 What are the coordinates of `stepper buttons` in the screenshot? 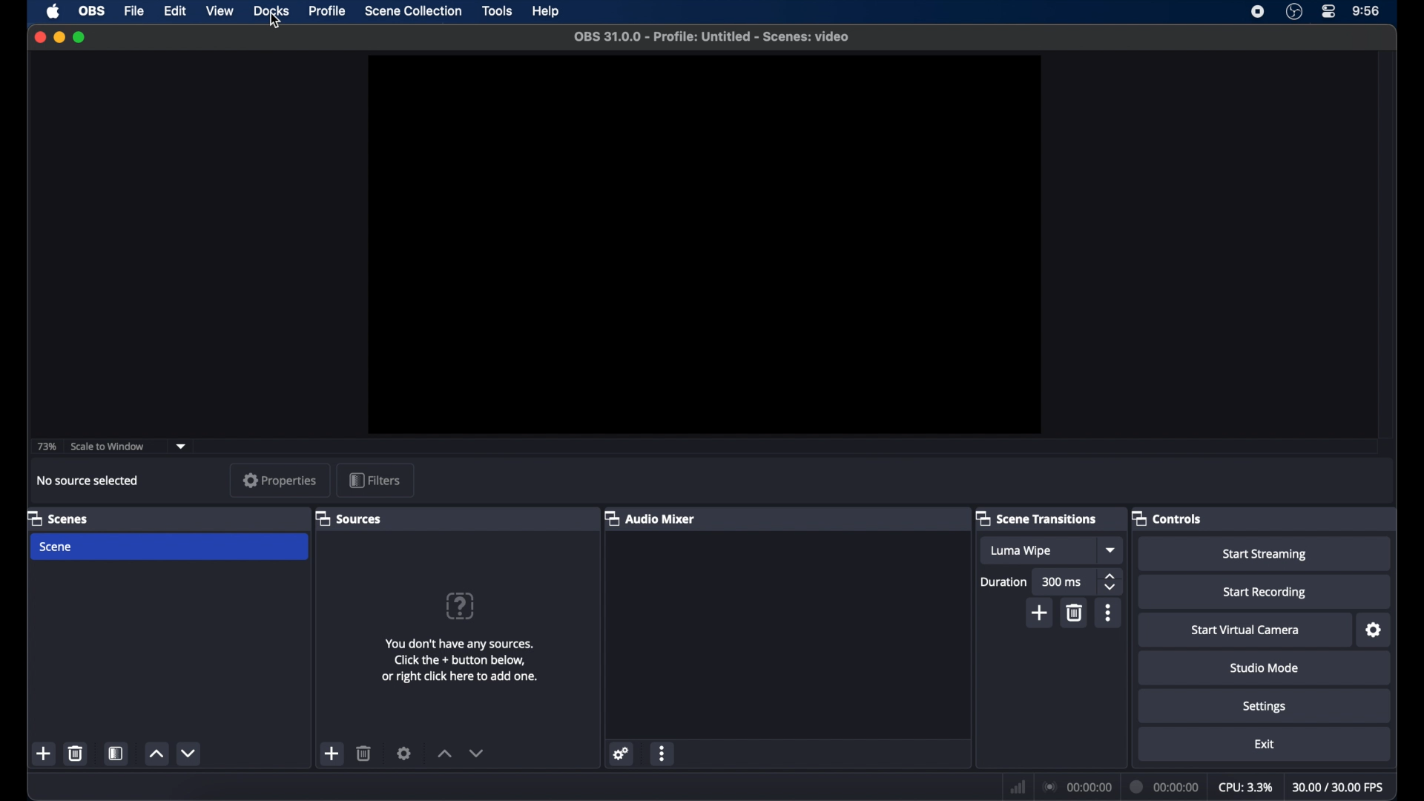 It's located at (1110, 582).